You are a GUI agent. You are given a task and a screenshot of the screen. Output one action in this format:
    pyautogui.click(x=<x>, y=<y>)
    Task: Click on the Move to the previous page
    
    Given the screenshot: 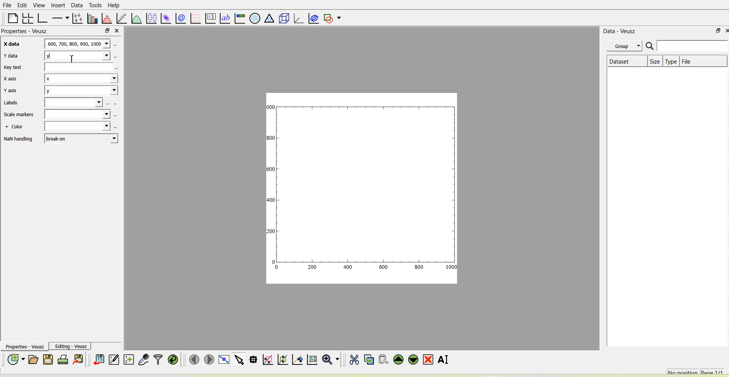 What is the action you would take?
    pyautogui.click(x=194, y=359)
    